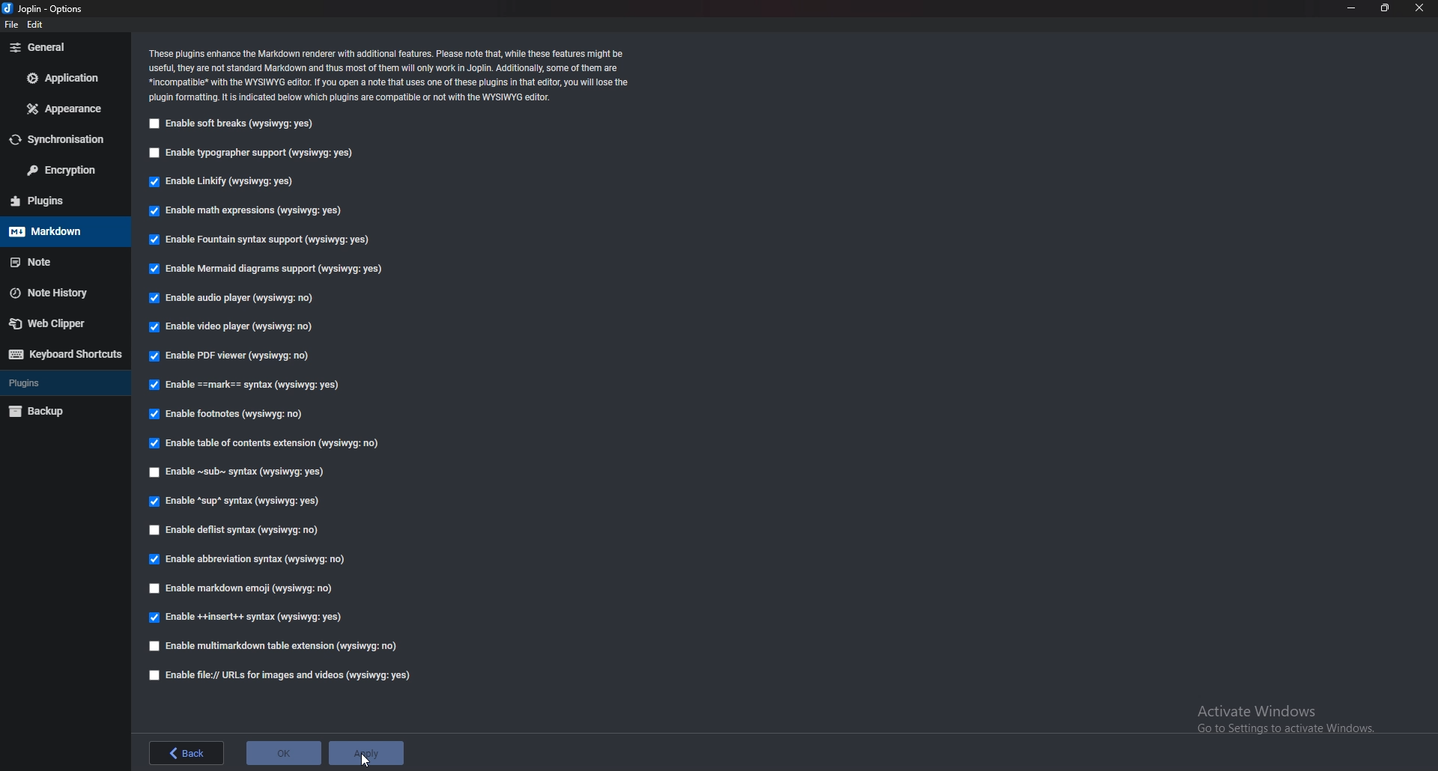  I want to click on cursor, so click(366, 760).